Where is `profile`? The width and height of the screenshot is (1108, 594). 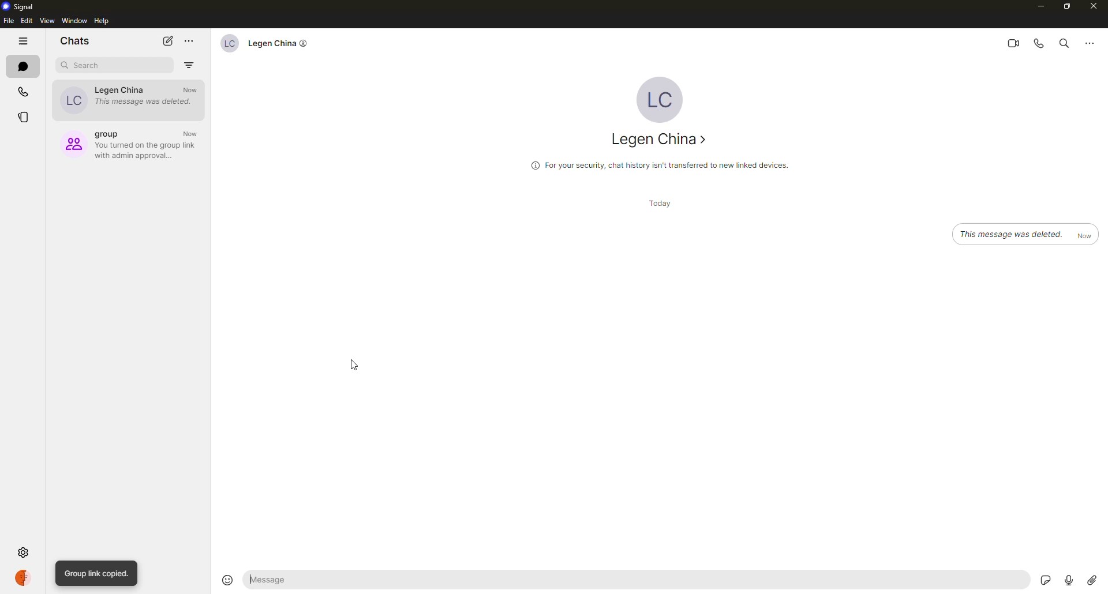
profile is located at coordinates (25, 577).